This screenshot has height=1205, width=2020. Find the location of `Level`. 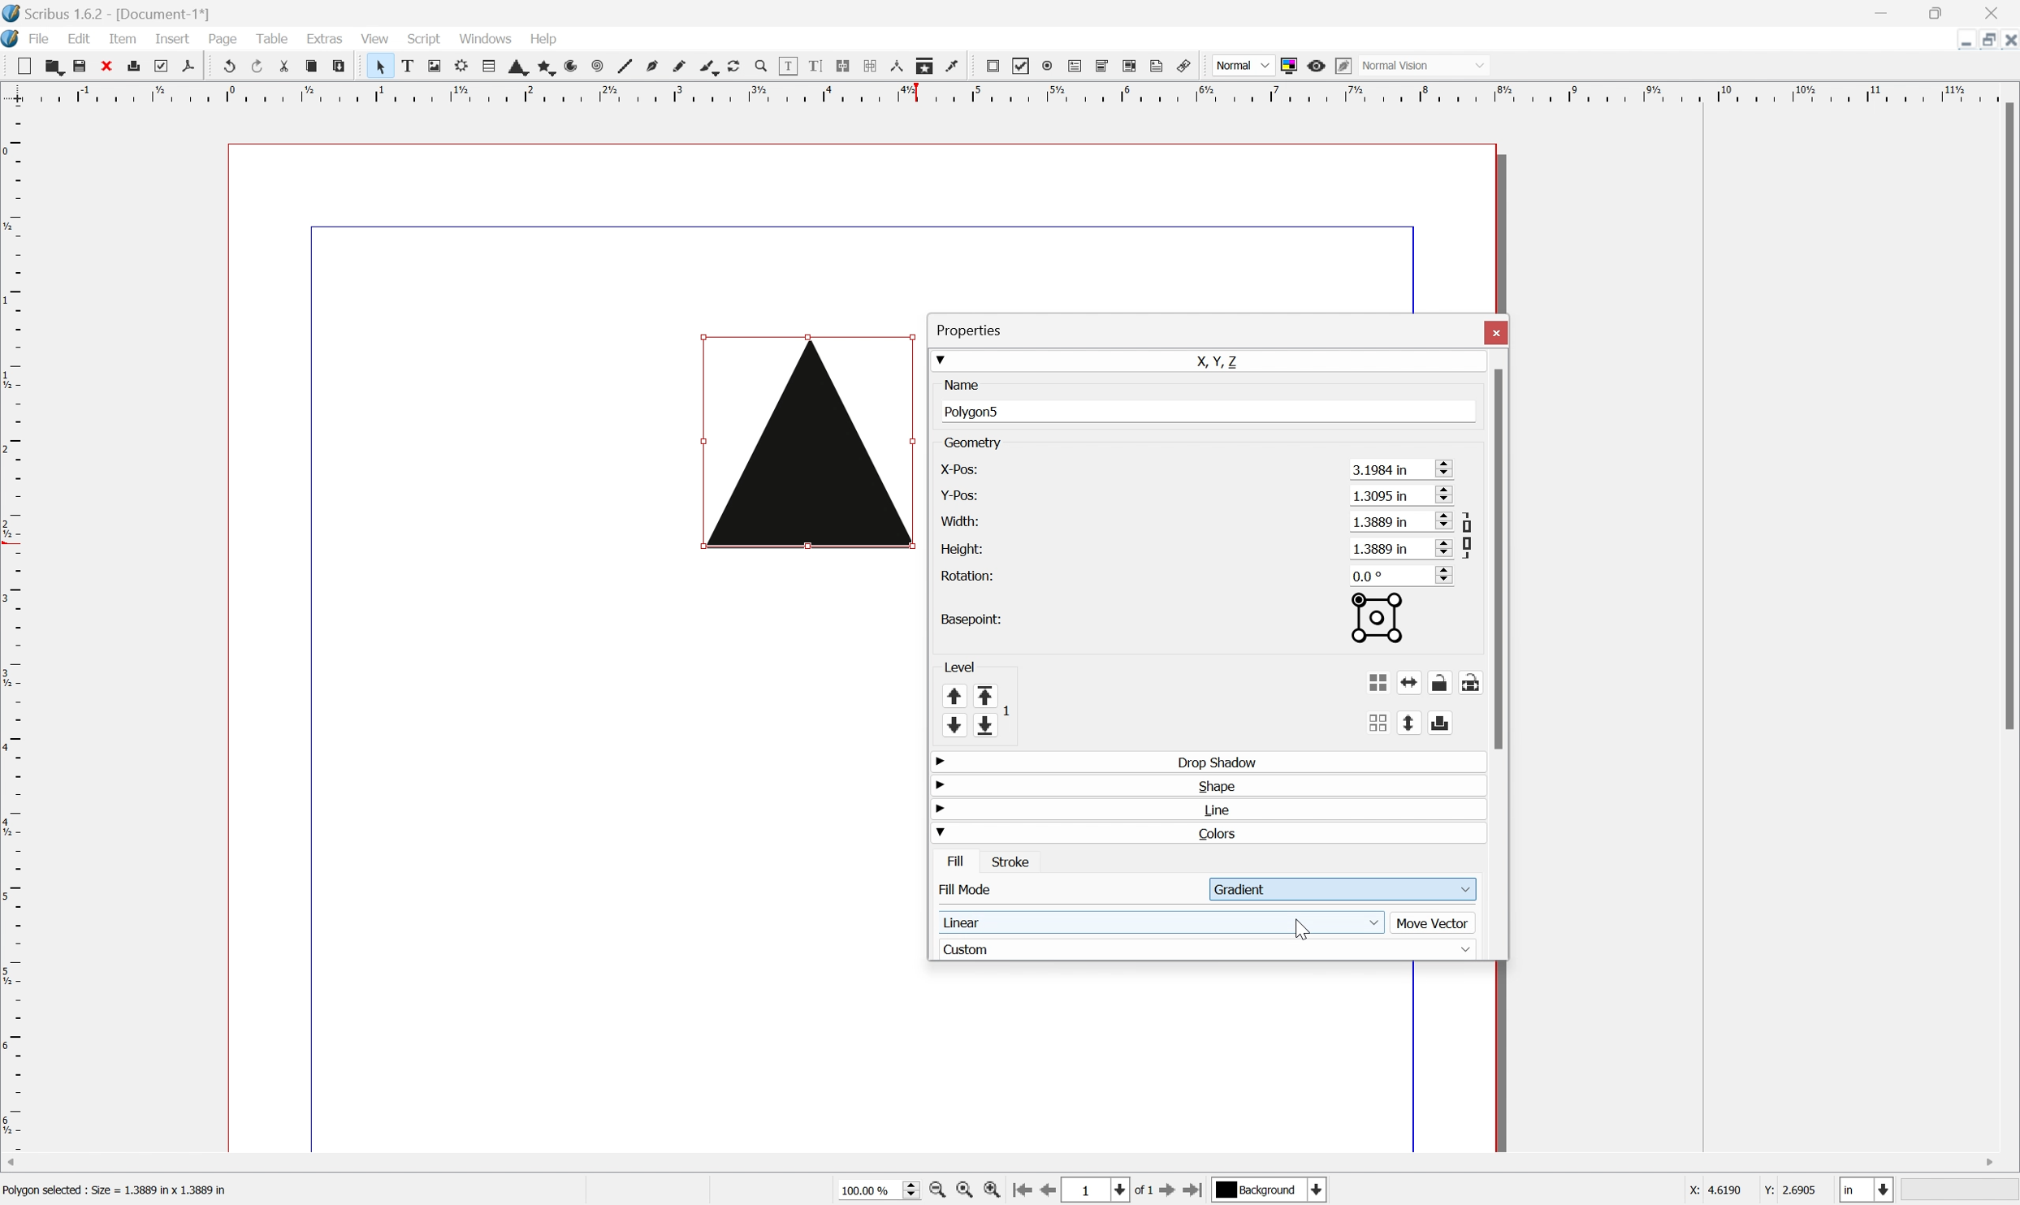

Level is located at coordinates (975, 709).